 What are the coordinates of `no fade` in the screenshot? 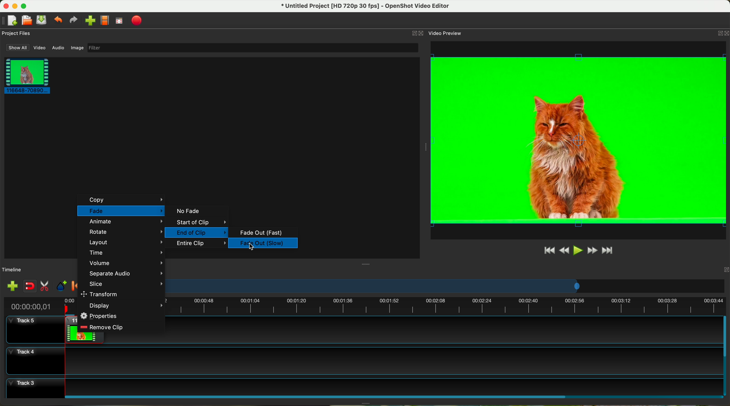 It's located at (187, 211).